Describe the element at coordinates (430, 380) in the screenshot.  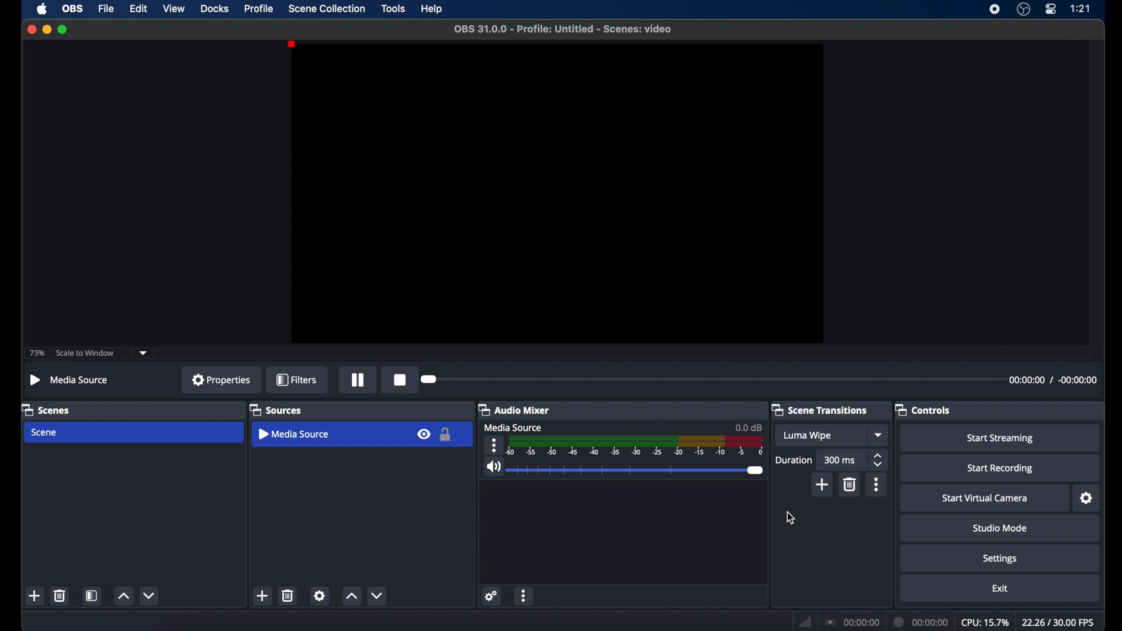
I see `slider` at that location.